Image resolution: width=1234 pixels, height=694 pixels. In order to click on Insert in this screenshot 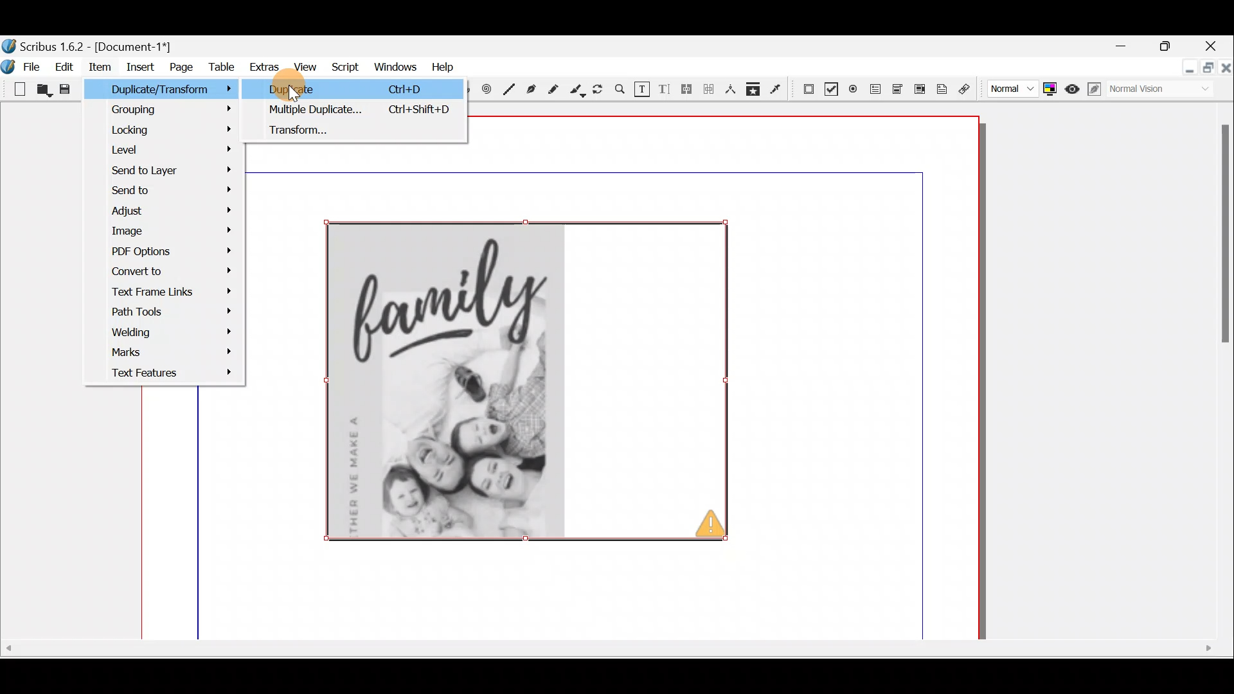, I will do `click(142, 69)`.